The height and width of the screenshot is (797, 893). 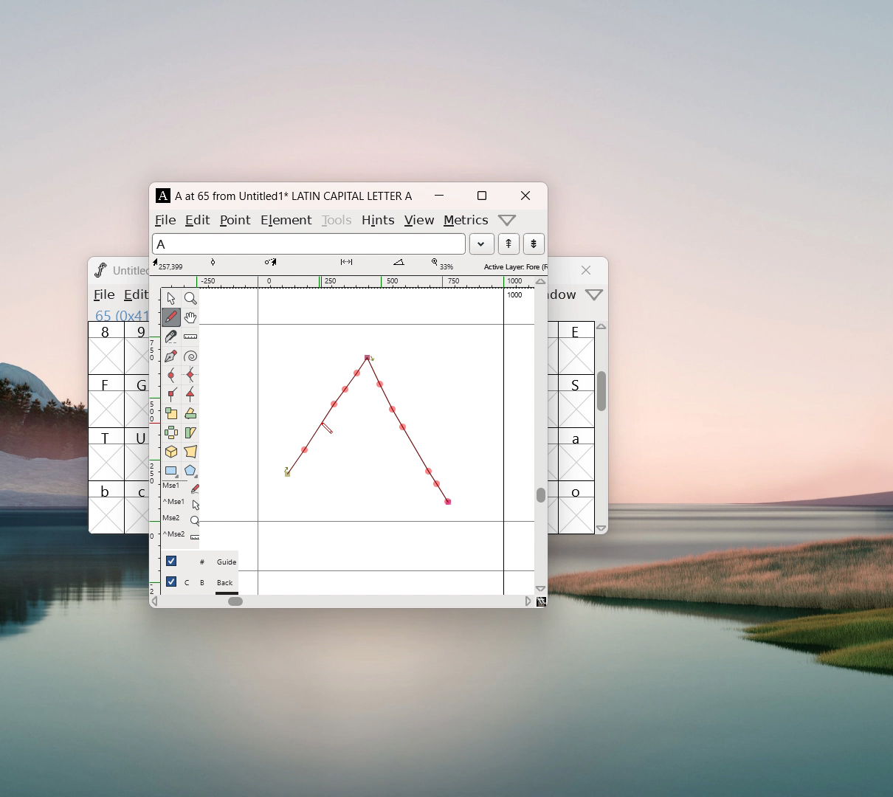 What do you see at coordinates (603, 330) in the screenshot?
I see `scroll up` at bounding box center [603, 330].